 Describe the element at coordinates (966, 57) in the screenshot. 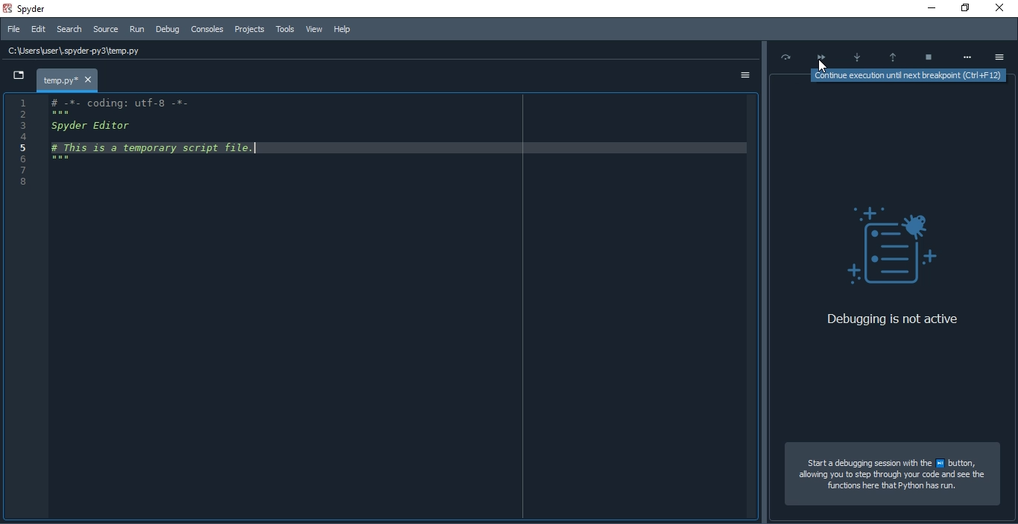

I see `More` at that location.